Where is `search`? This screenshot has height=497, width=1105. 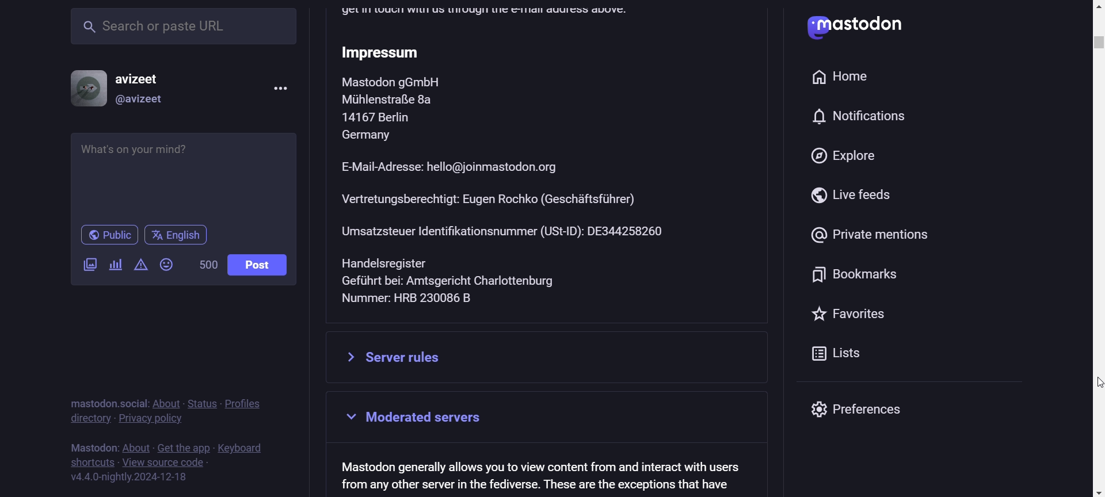
search is located at coordinates (184, 28).